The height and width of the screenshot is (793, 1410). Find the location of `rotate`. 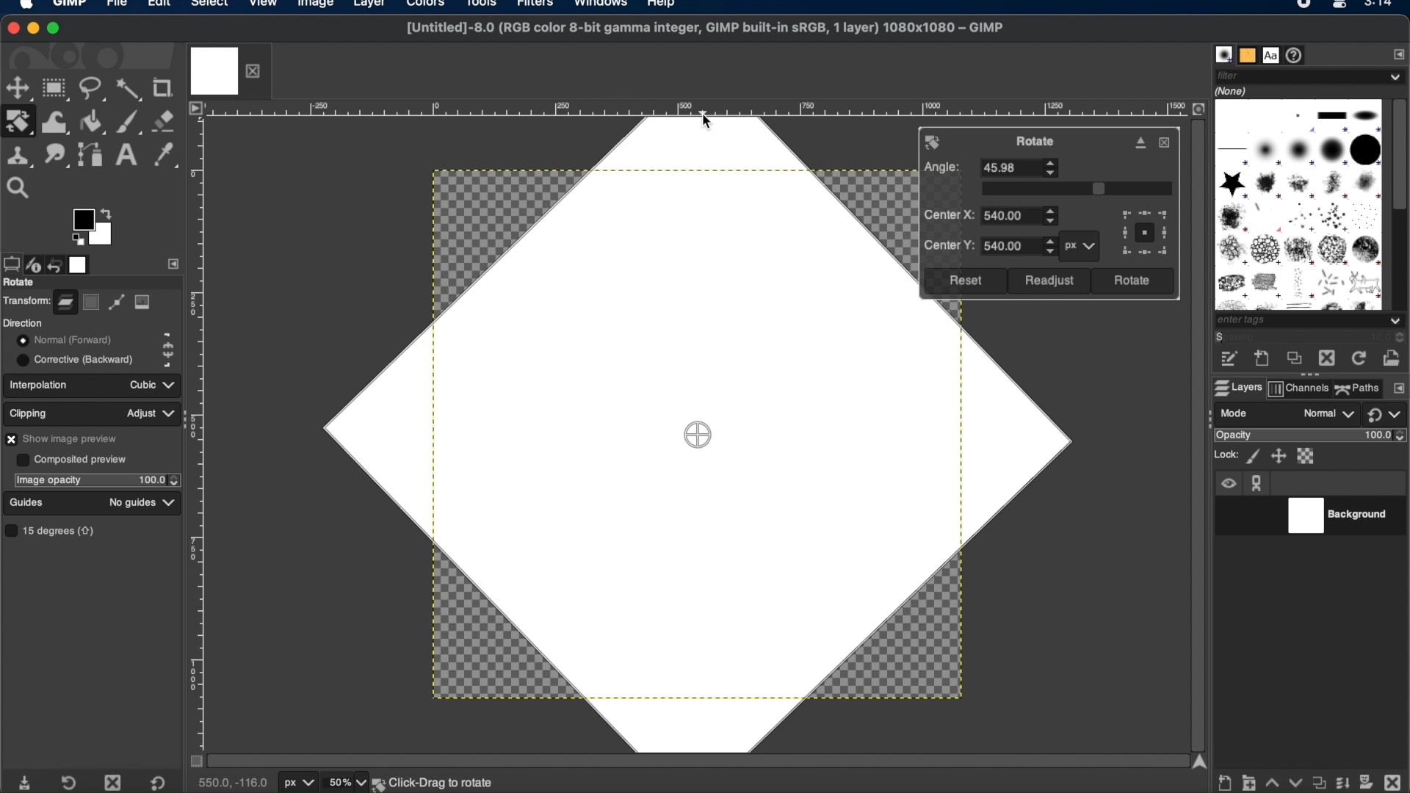

rotate is located at coordinates (1132, 281).